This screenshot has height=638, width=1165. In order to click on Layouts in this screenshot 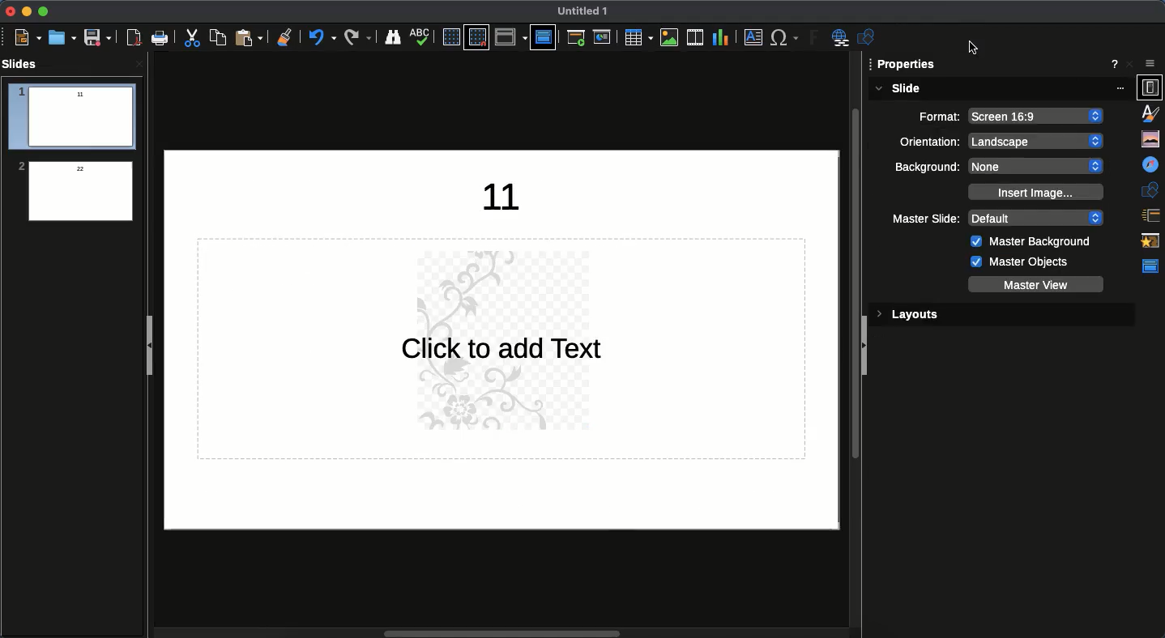, I will do `click(1004, 315)`.